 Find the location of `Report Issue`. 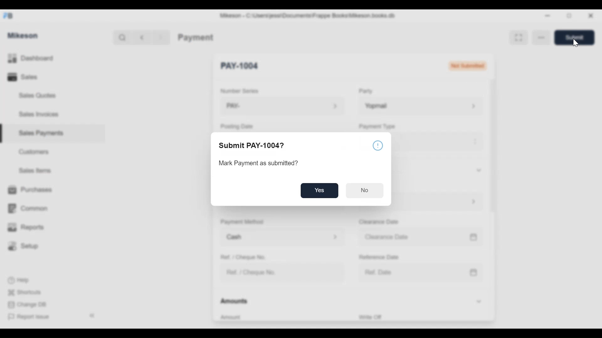

Report Issue is located at coordinates (32, 317).